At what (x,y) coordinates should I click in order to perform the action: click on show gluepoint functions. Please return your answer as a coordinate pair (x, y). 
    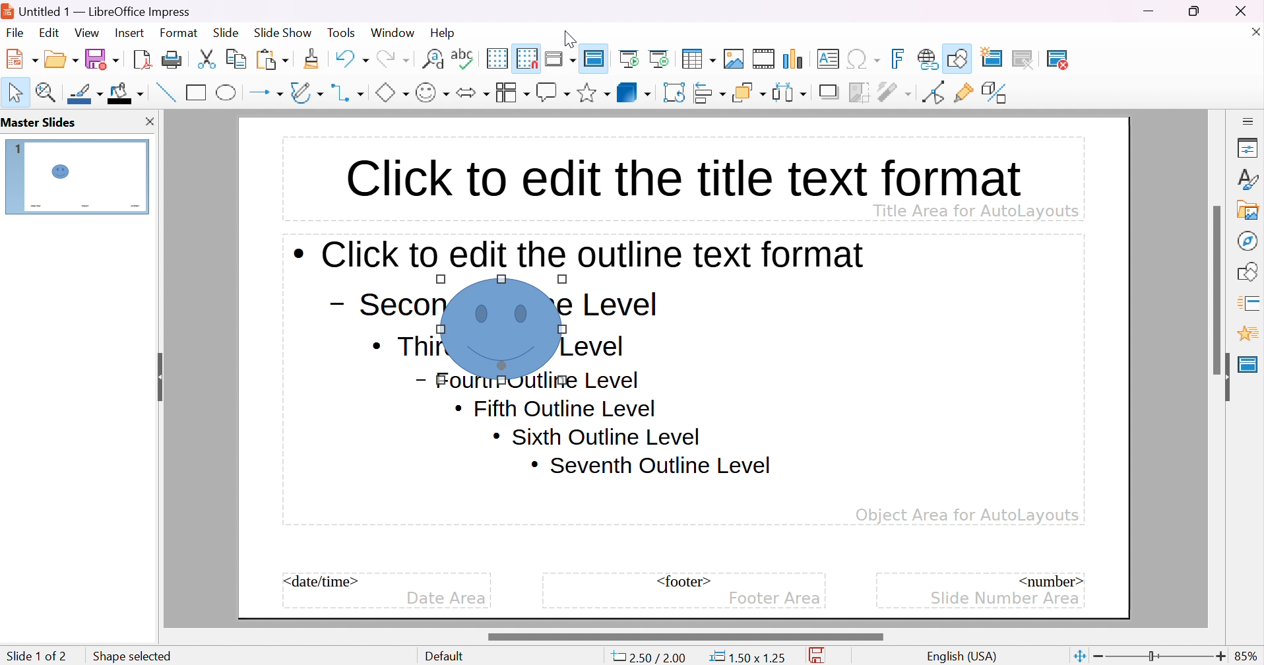
    Looking at the image, I should click on (964, 93).